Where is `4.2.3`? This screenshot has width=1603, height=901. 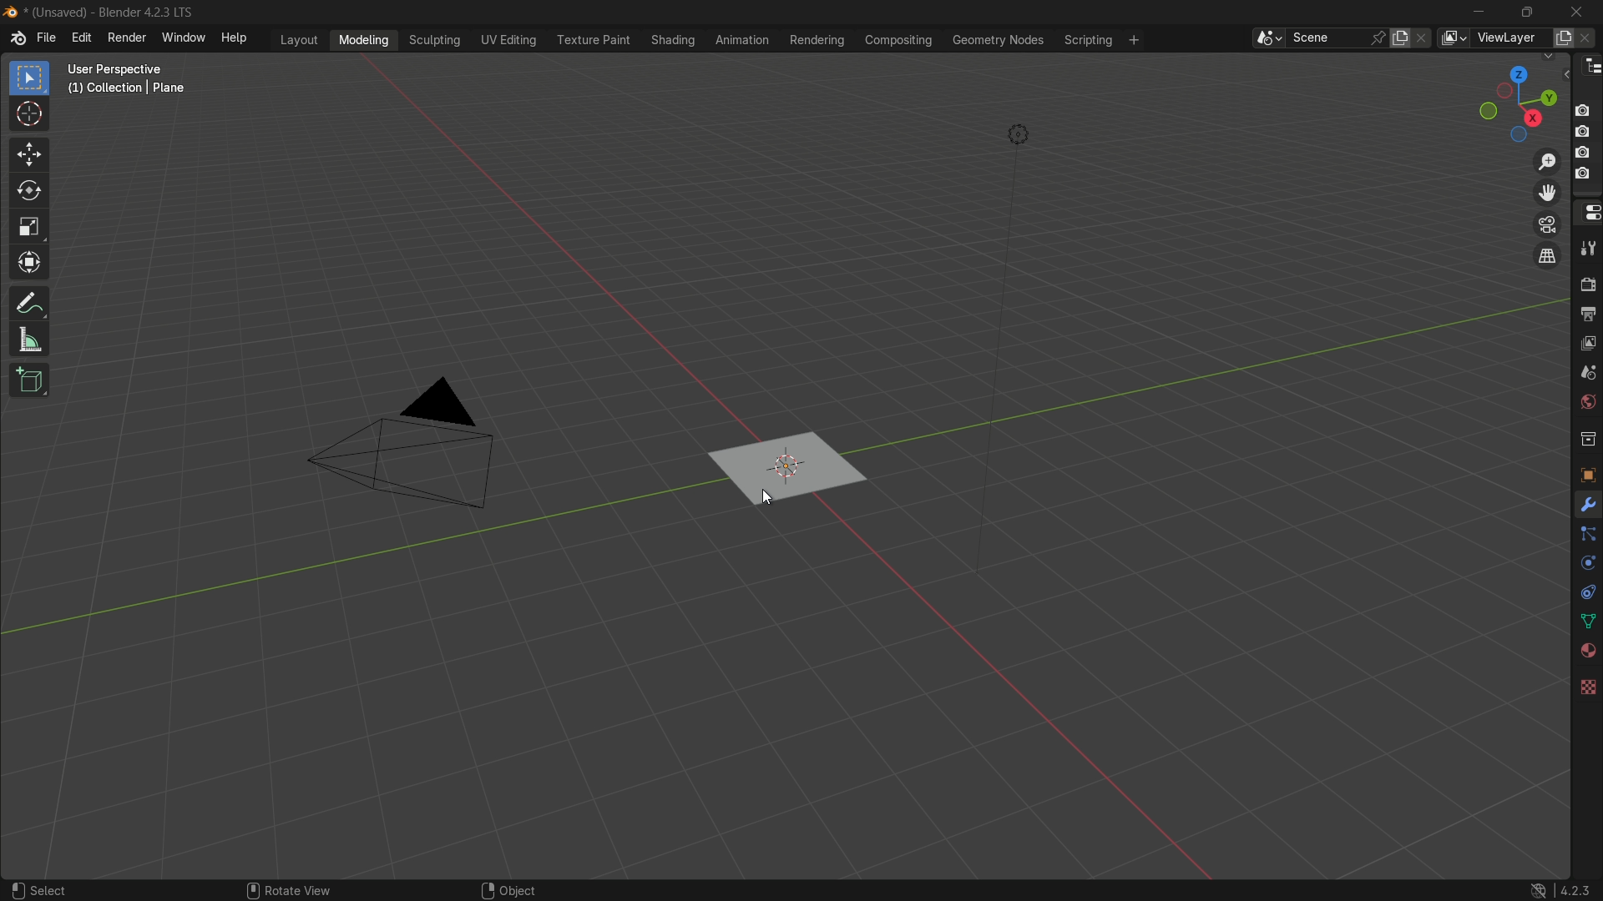 4.2.3 is located at coordinates (1556, 888).